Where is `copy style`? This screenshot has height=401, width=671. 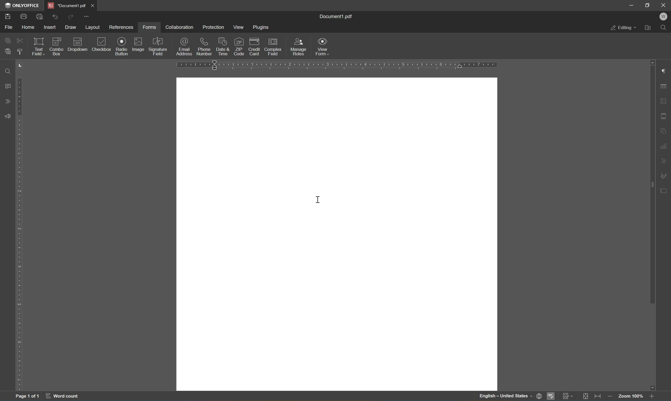 copy style is located at coordinates (19, 51).